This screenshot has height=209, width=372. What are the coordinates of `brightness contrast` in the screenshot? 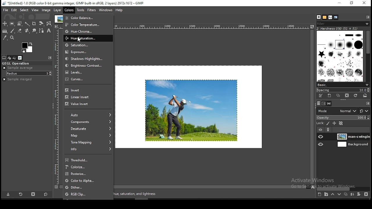 It's located at (88, 65).